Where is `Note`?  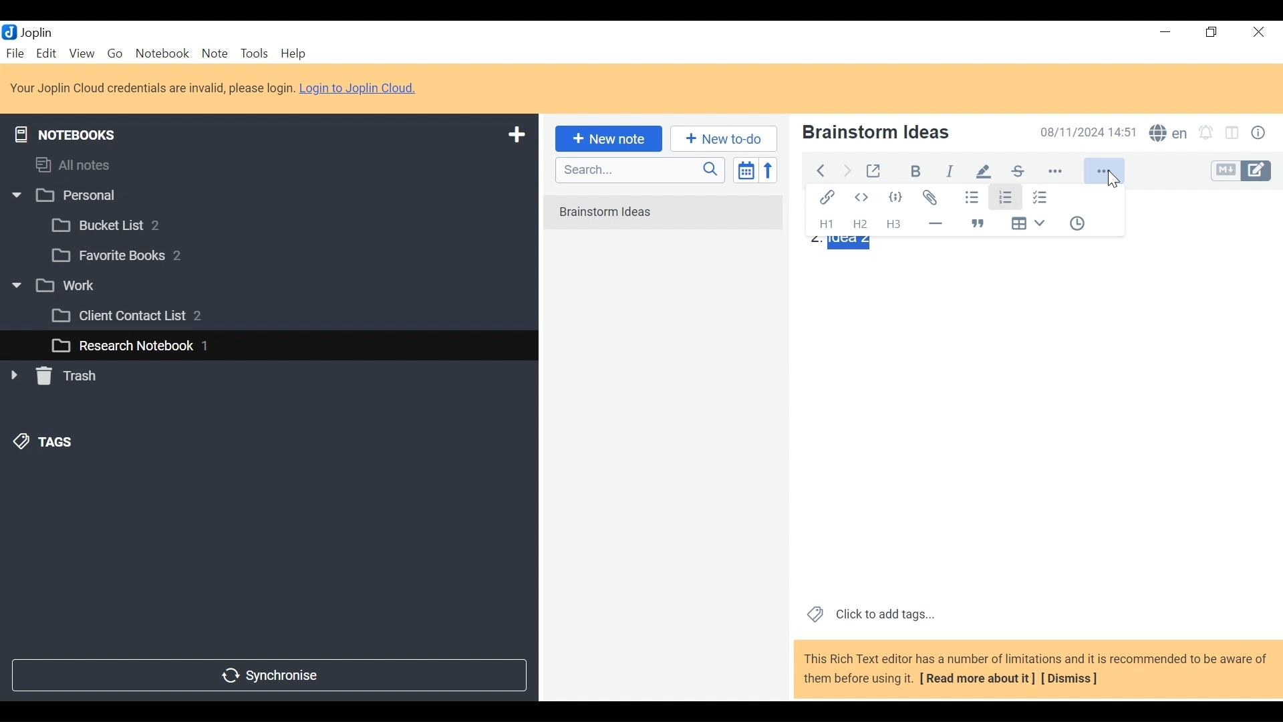 Note is located at coordinates (215, 53).